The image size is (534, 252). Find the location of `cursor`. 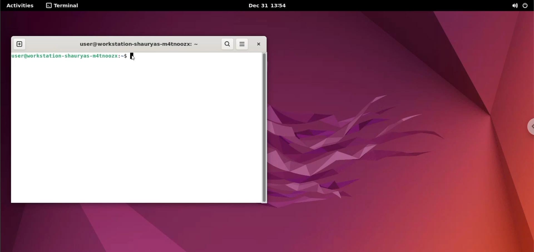

cursor is located at coordinates (133, 57).